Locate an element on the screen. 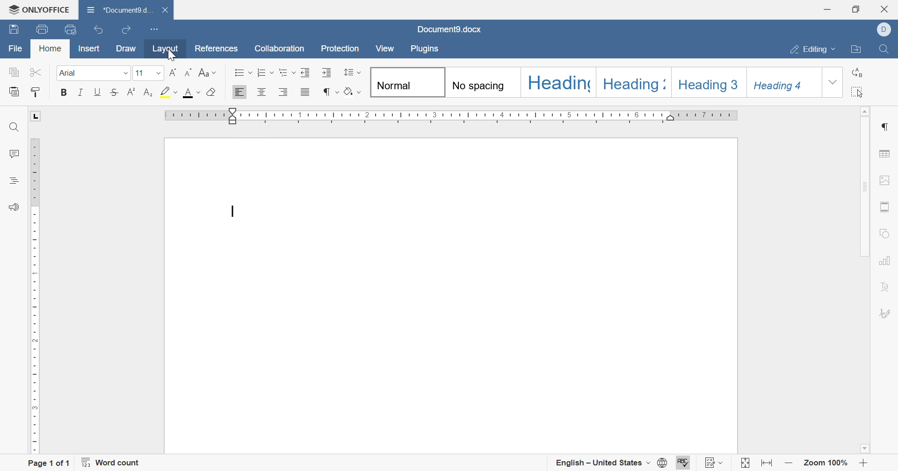 This screenshot has height=471, width=898. decrease indent is located at coordinates (304, 71).